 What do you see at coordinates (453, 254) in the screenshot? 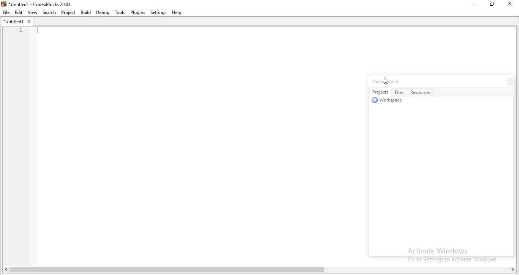
I see `Activate Windows
C510 Senge 10 activate Windows™` at bounding box center [453, 254].